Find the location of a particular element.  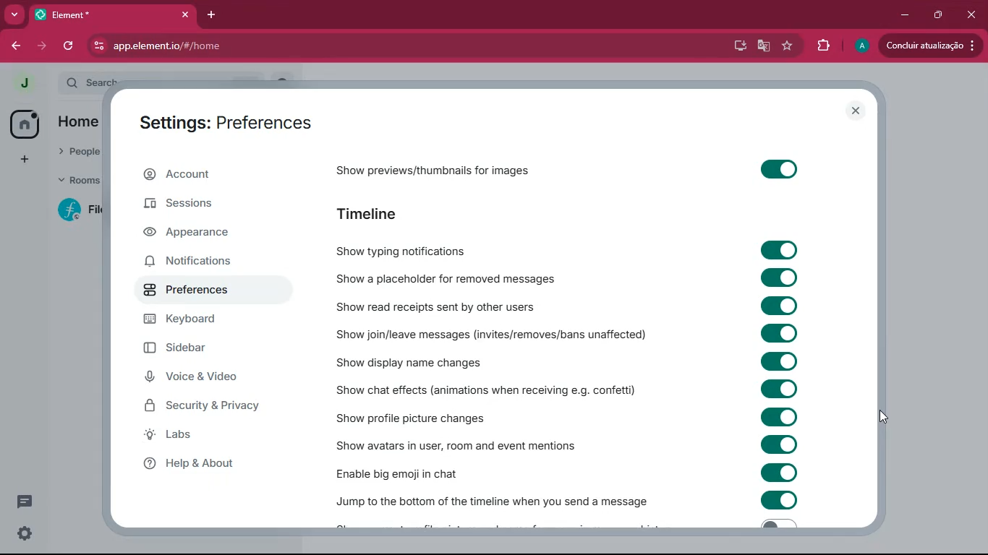

toggle on  is located at coordinates (778, 473).